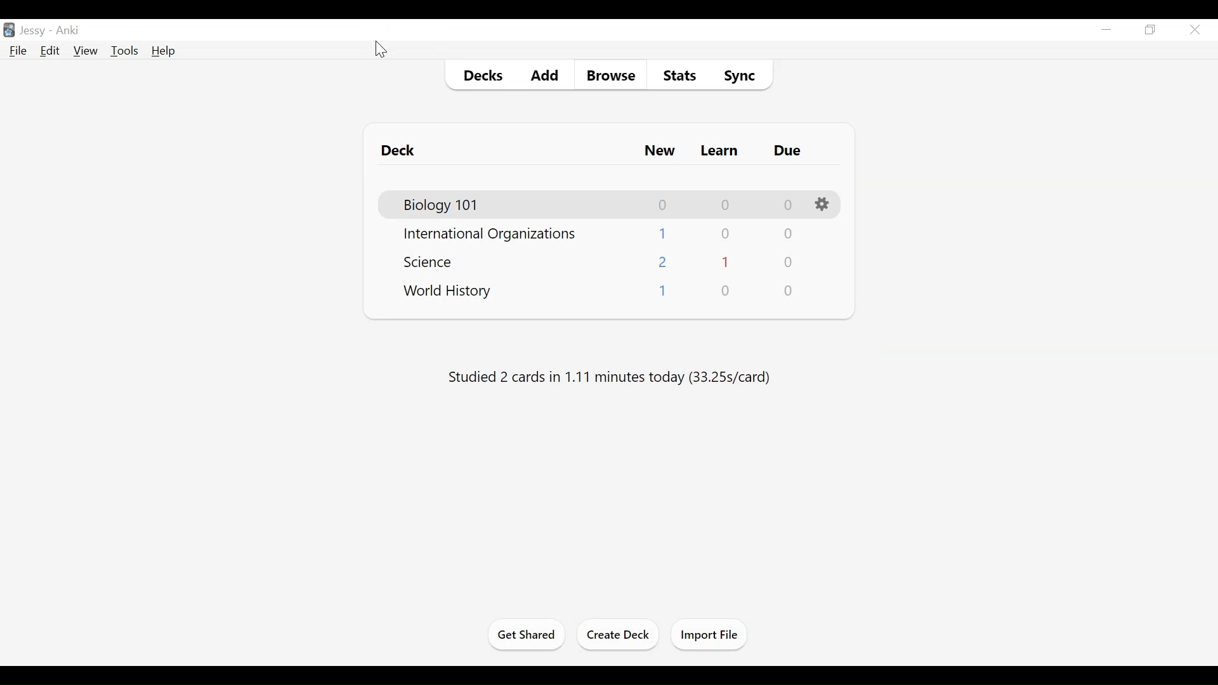 The height and width of the screenshot is (685, 1218). Describe the element at coordinates (787, 290) in the screenshot. I see `Due Cards Count` at that location.